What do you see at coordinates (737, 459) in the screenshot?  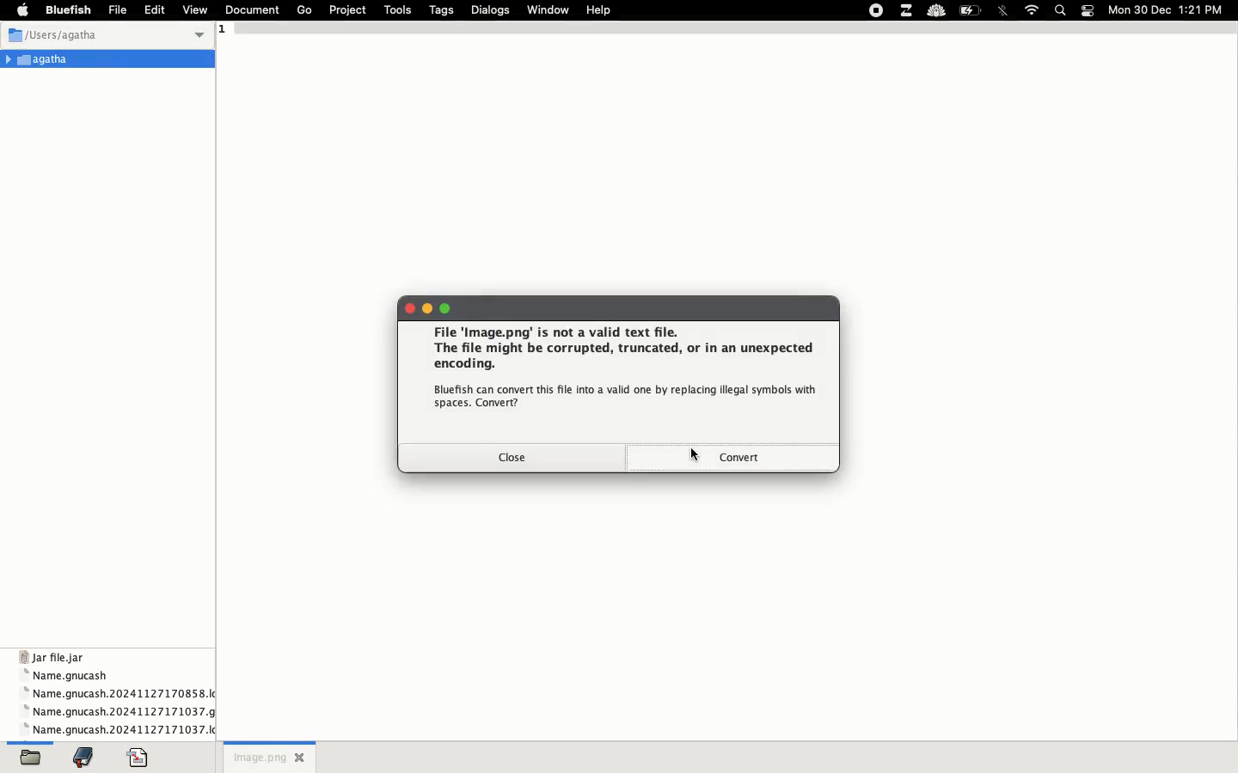 I see `convert` at bounding box center [737, 459].